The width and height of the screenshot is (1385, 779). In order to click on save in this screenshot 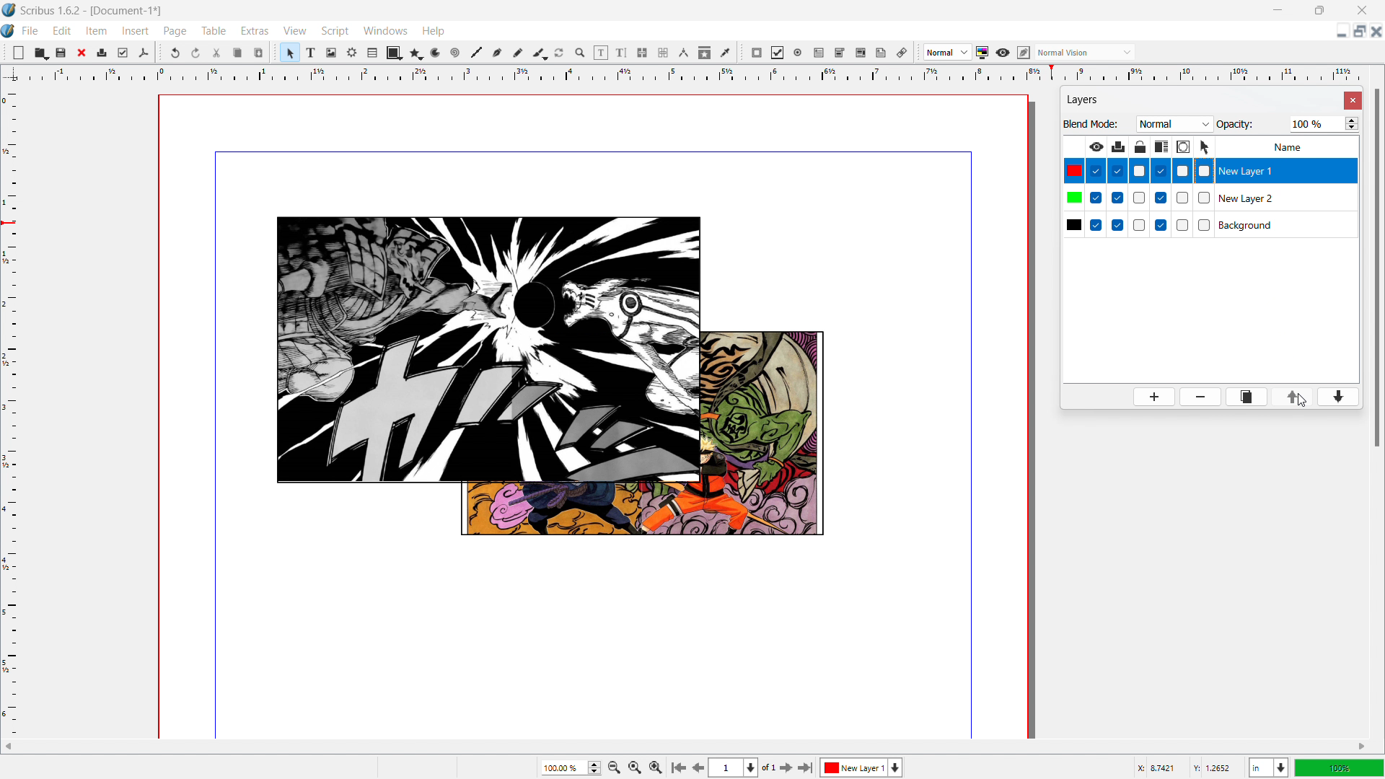, I will do `click(61, 53)`.